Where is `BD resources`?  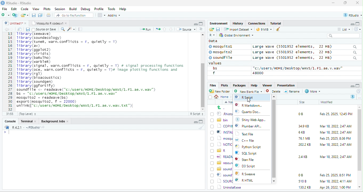 BD resources is located at coordinates (221, 162).